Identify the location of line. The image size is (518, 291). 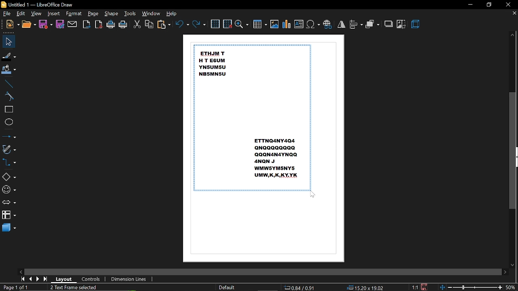
(8, 83).